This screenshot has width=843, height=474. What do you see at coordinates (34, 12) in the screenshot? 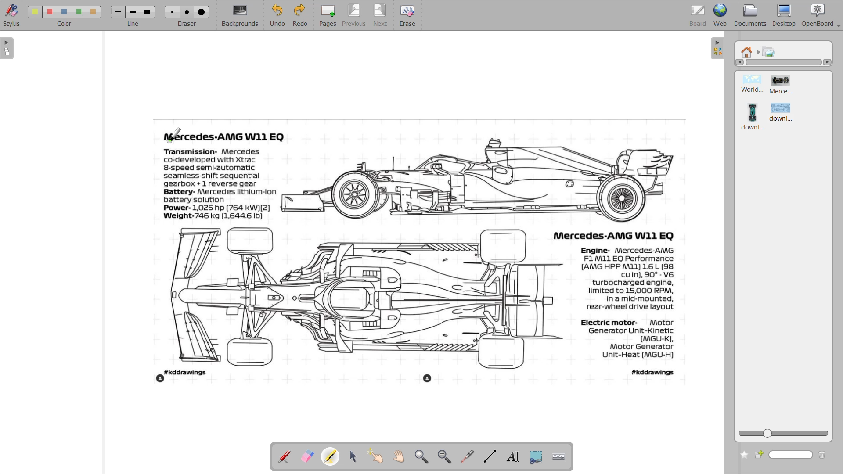
I see `color 1` at bounding box center [34, 12].